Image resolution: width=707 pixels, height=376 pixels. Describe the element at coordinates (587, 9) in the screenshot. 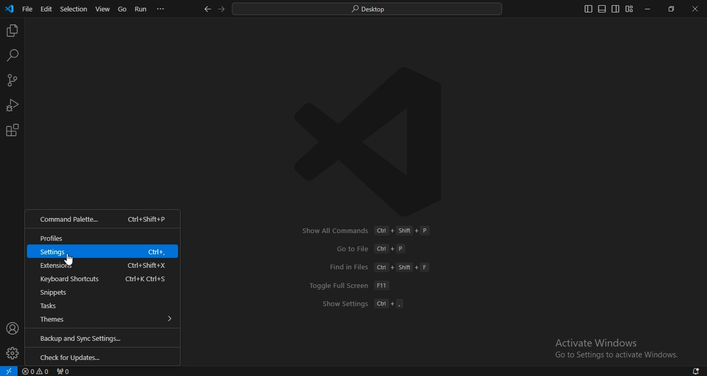

I see `toggle primary side bar` at that location.